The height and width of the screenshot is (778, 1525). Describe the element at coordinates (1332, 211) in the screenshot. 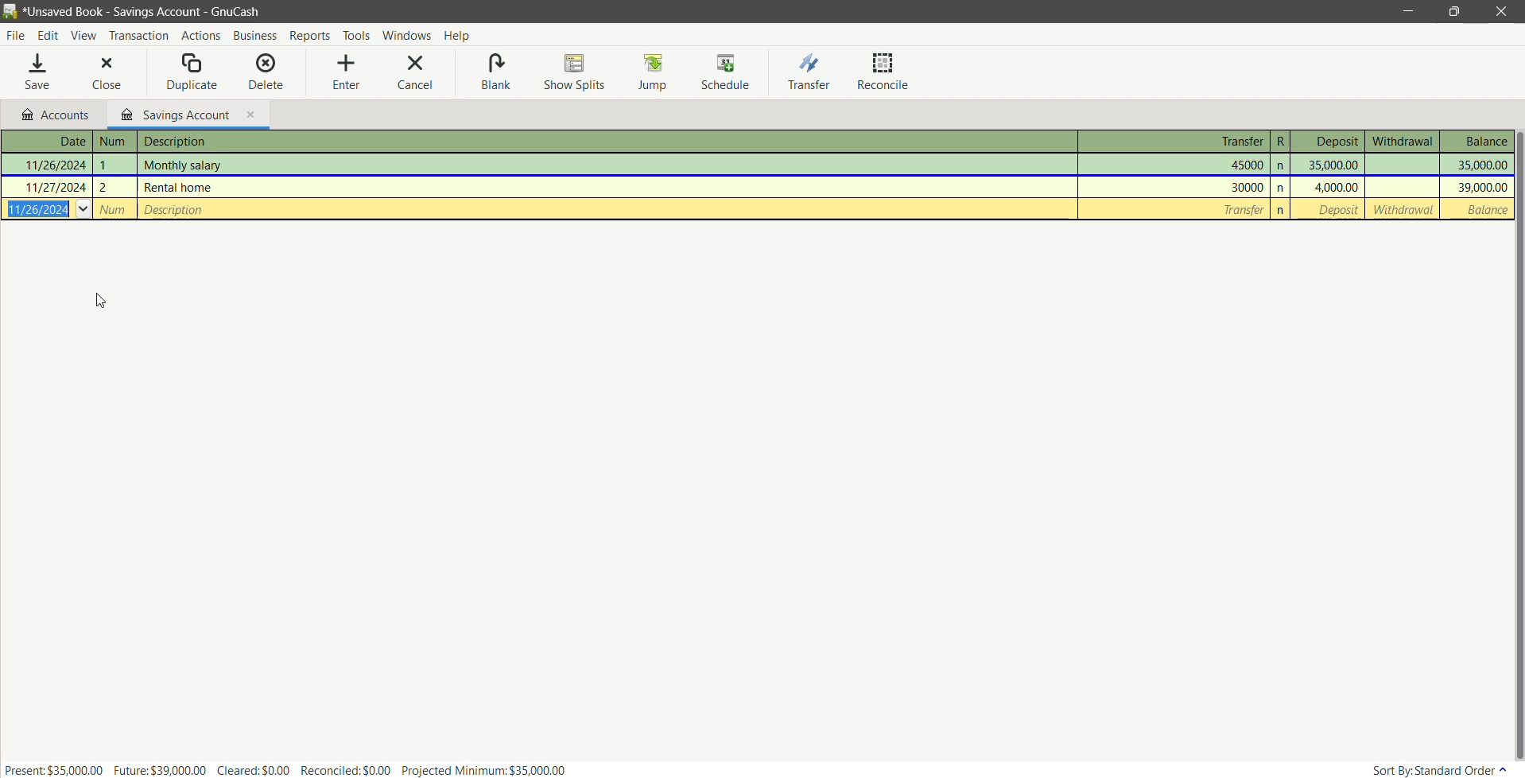

I see `deposit` at that location.